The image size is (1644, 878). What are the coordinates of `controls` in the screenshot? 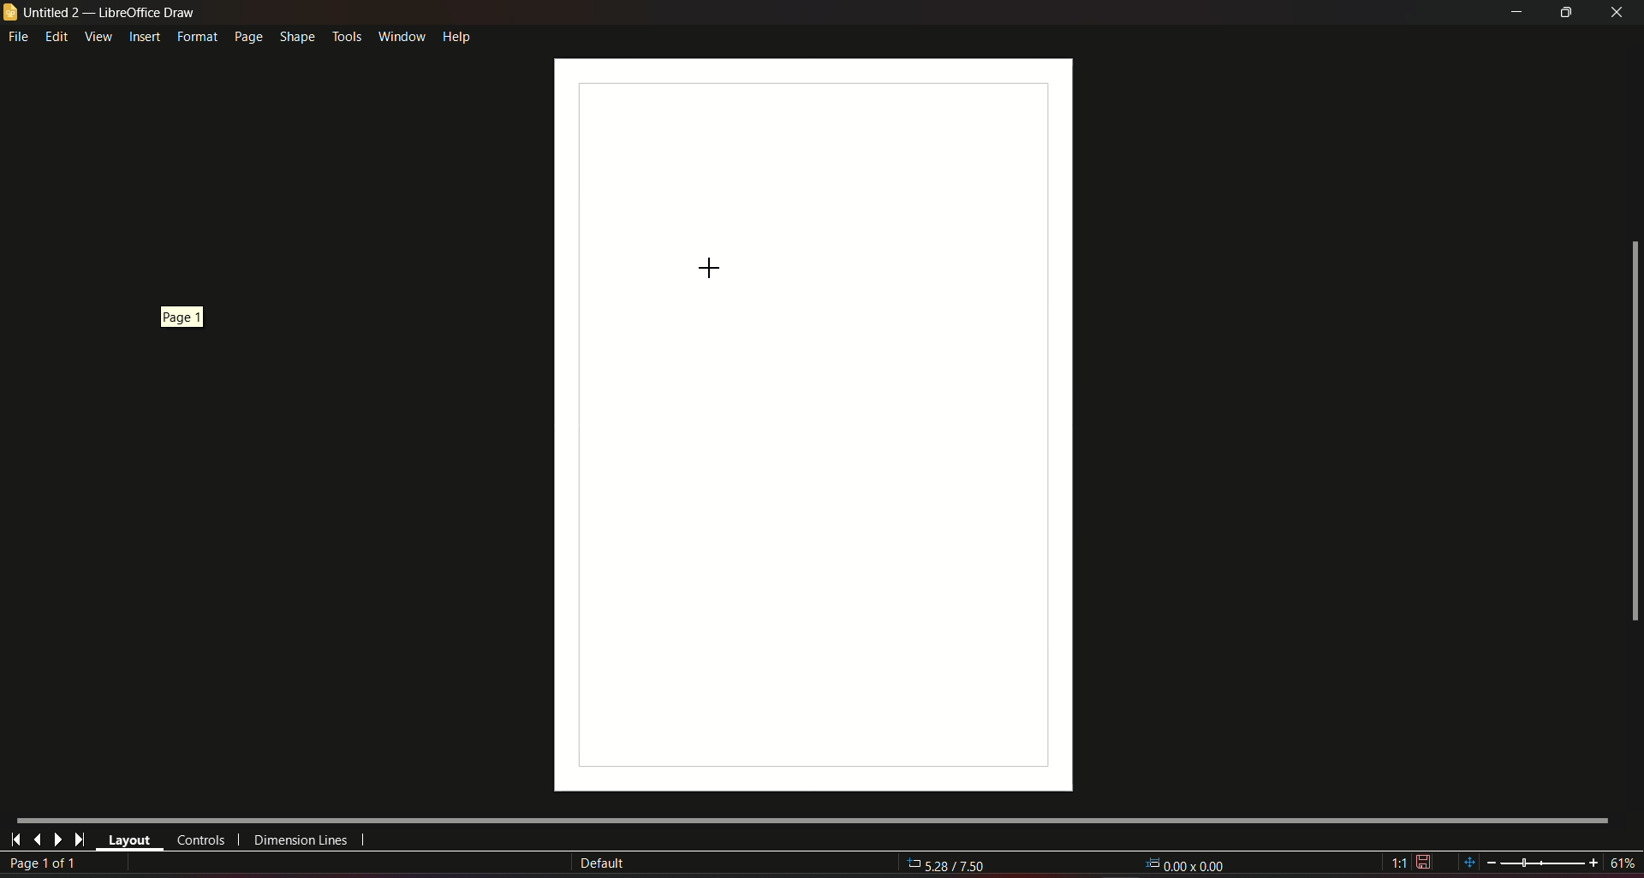 It's located at (200, 840).